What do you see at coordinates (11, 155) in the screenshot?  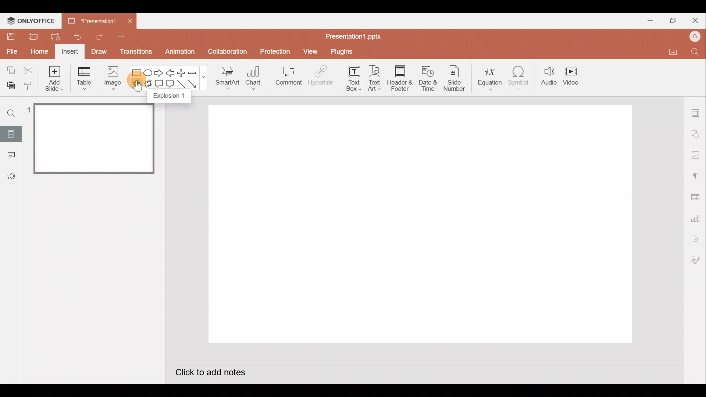 I see `Comment` at bounding box center [11, 155].